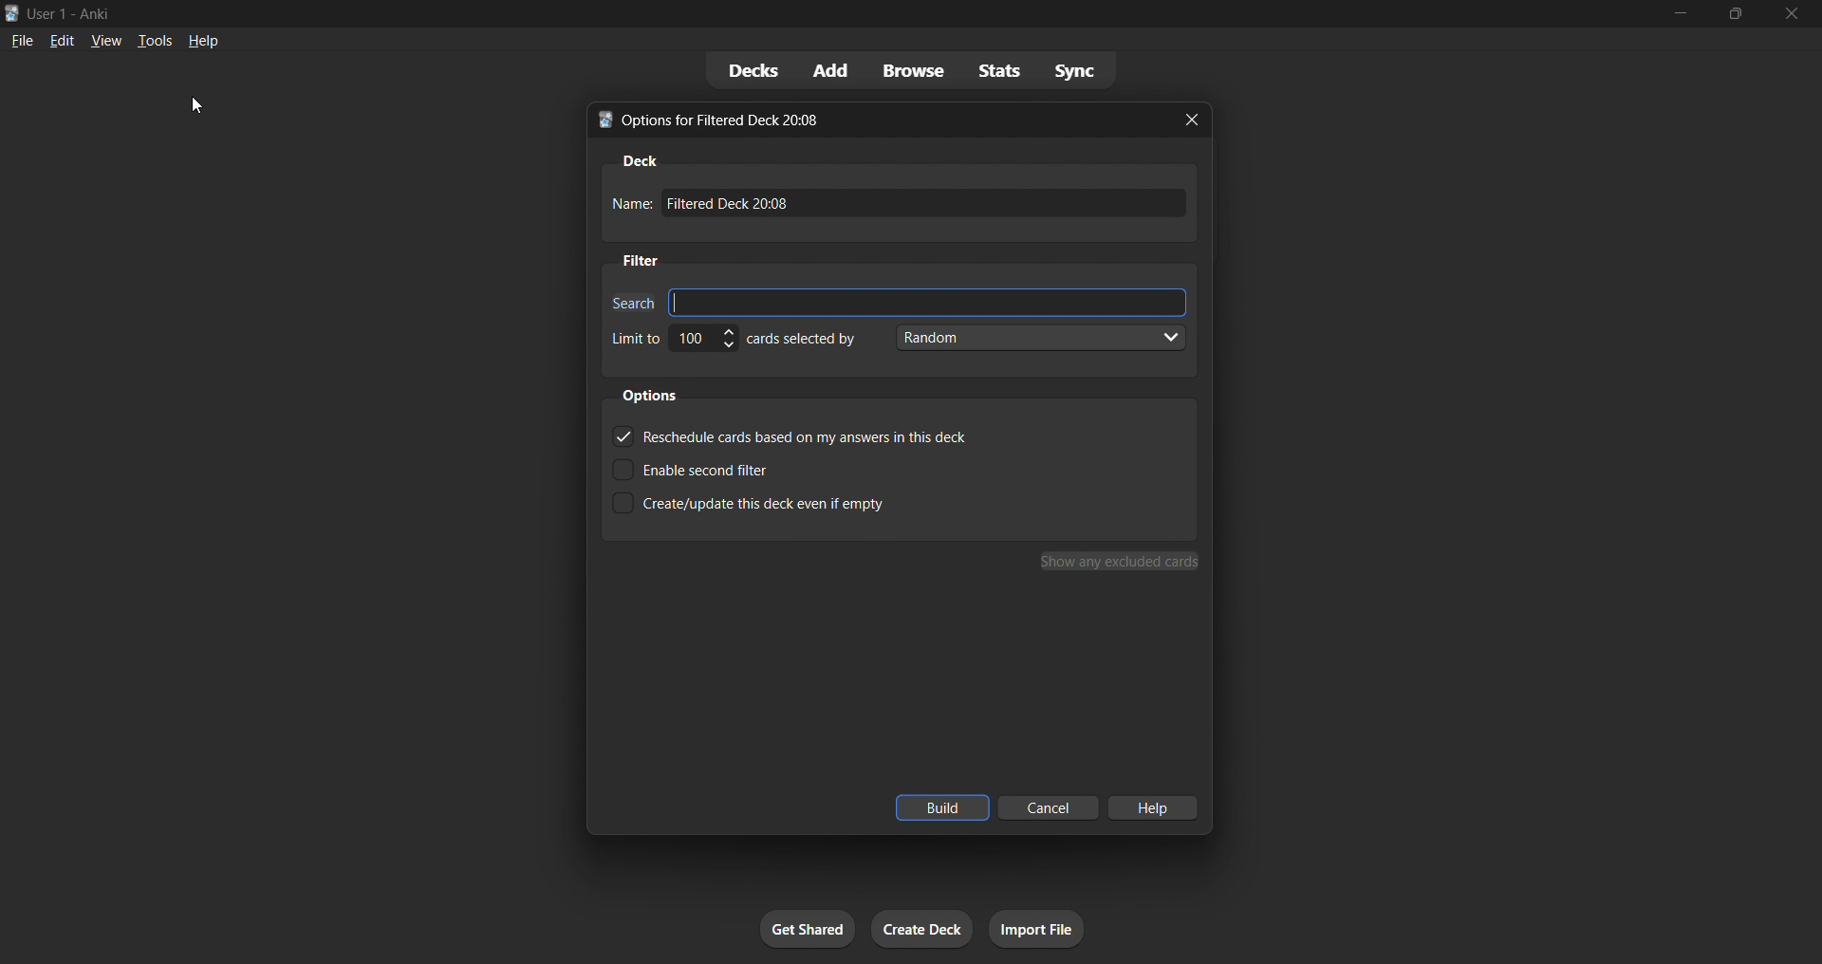 This screenshot has height=964, width=1822. What do you see at coordinates (813, 503) in the screenshot?
I see `(un)check create deck even if empty radio option` at bounding box center [813, 503].